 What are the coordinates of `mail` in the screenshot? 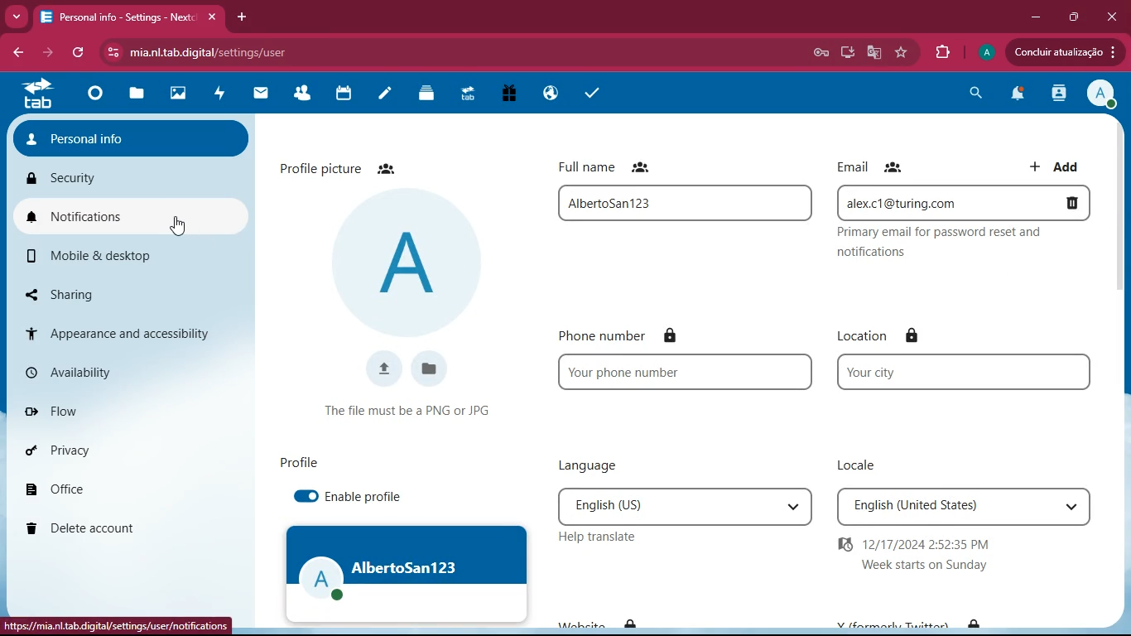 It's located at (262, 94).